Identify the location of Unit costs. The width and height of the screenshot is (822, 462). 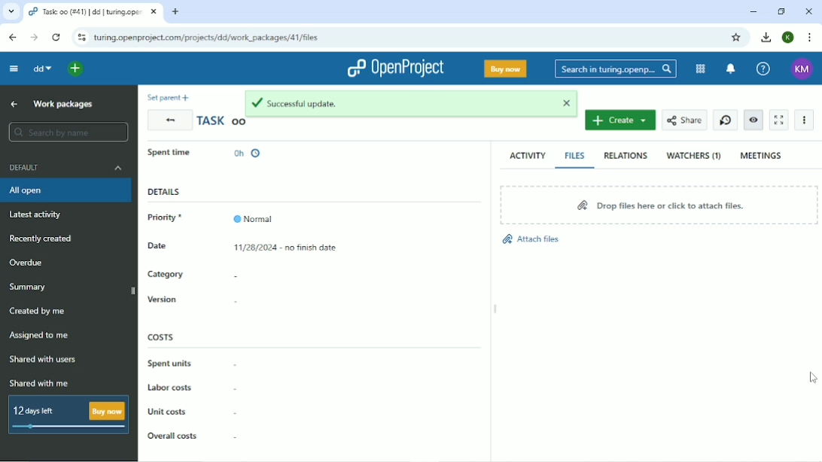
(168, 411).